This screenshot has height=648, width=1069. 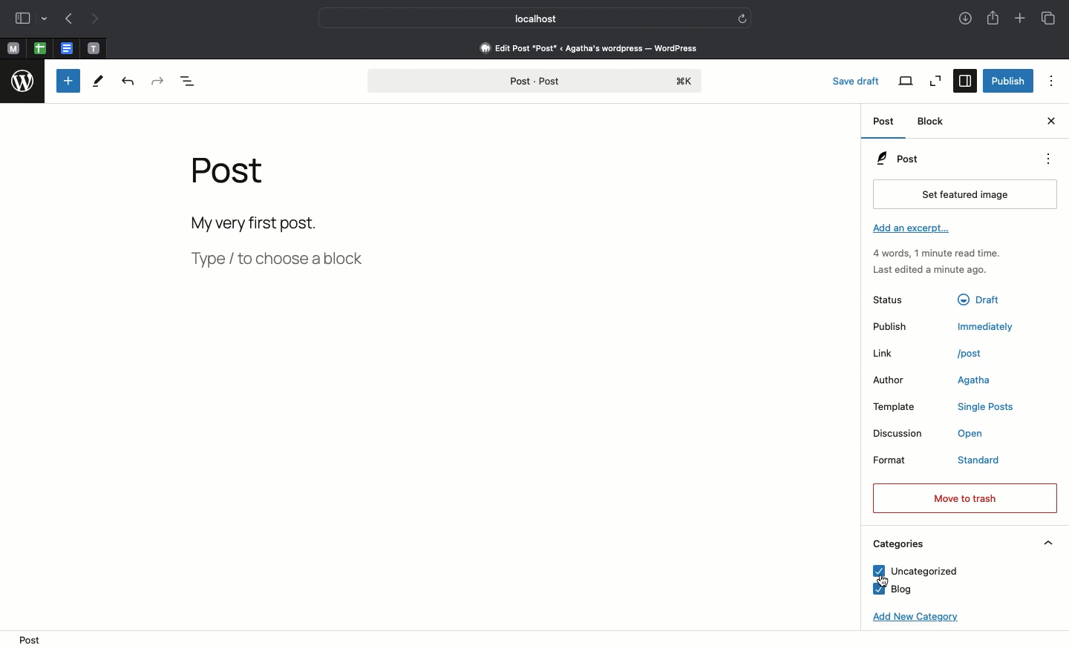 What do you see at coordinates (23, 20) in the screenshot?
I see `Sidebare` at bounding box center [23, 20].